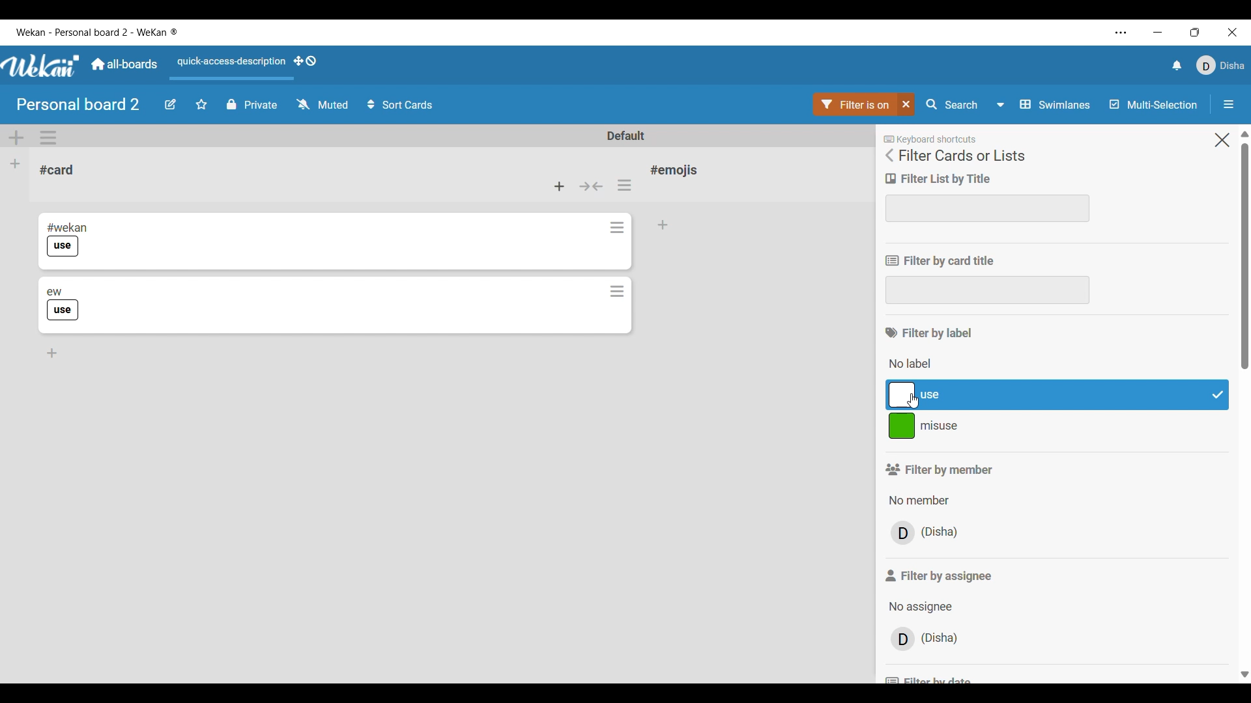 Image resolution: width=1251 pixels, height=703 pixels. What do you see at coordinates (625, 135) in the screenshot?
I see `Default` at bounding box center [625, 135].